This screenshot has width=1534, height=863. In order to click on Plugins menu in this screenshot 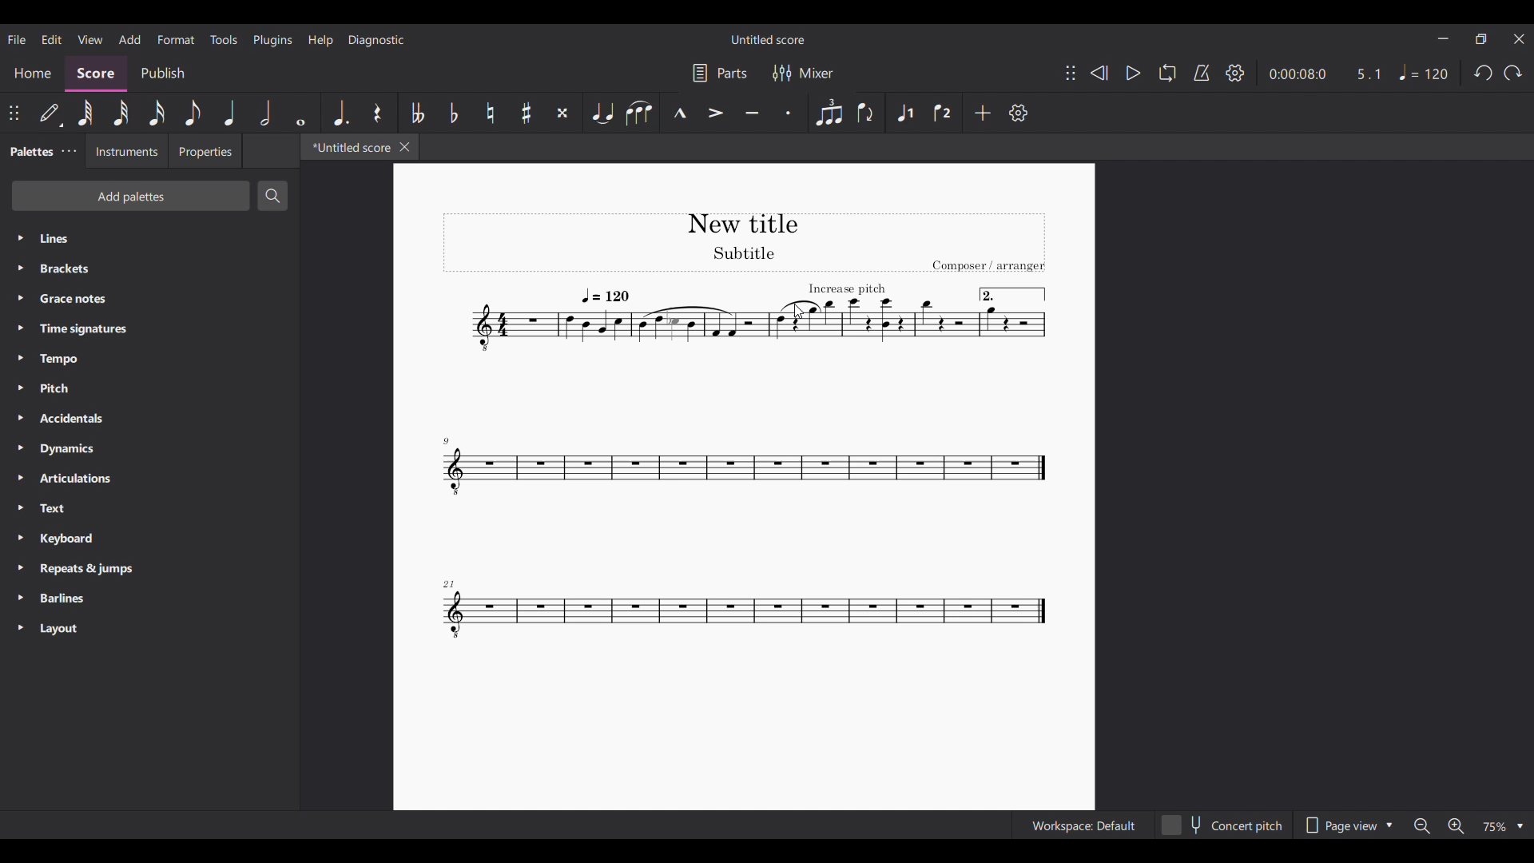, I will do `click(273, 41)`.